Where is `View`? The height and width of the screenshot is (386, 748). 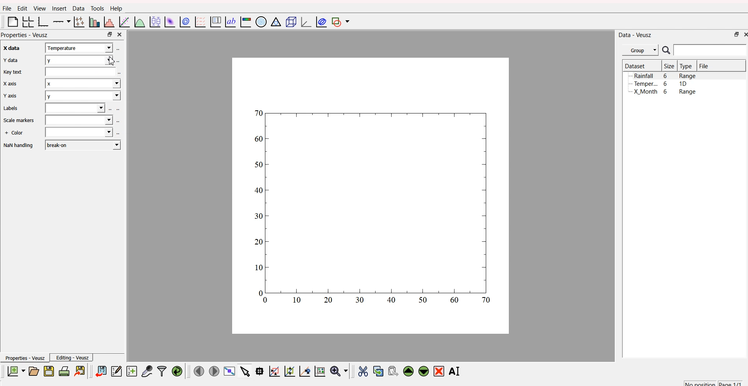
View is located at coordinates (38, 9).